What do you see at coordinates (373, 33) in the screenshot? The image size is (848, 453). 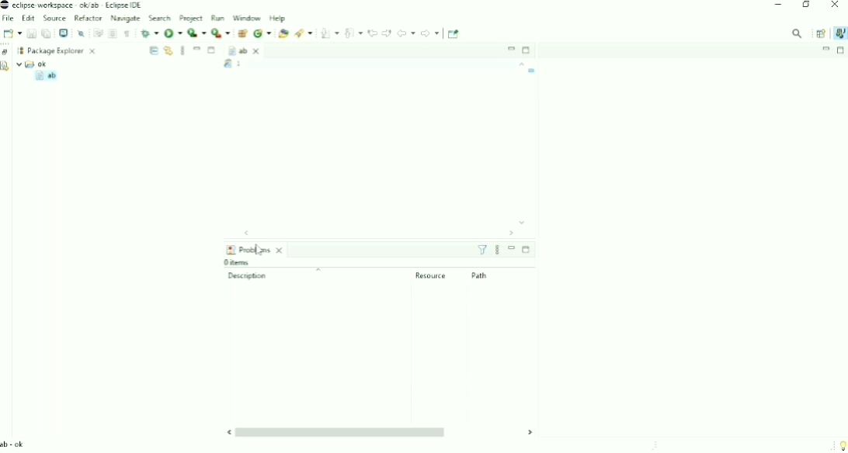 I see `Previous Edit Location` at bounding box center [373, 33].